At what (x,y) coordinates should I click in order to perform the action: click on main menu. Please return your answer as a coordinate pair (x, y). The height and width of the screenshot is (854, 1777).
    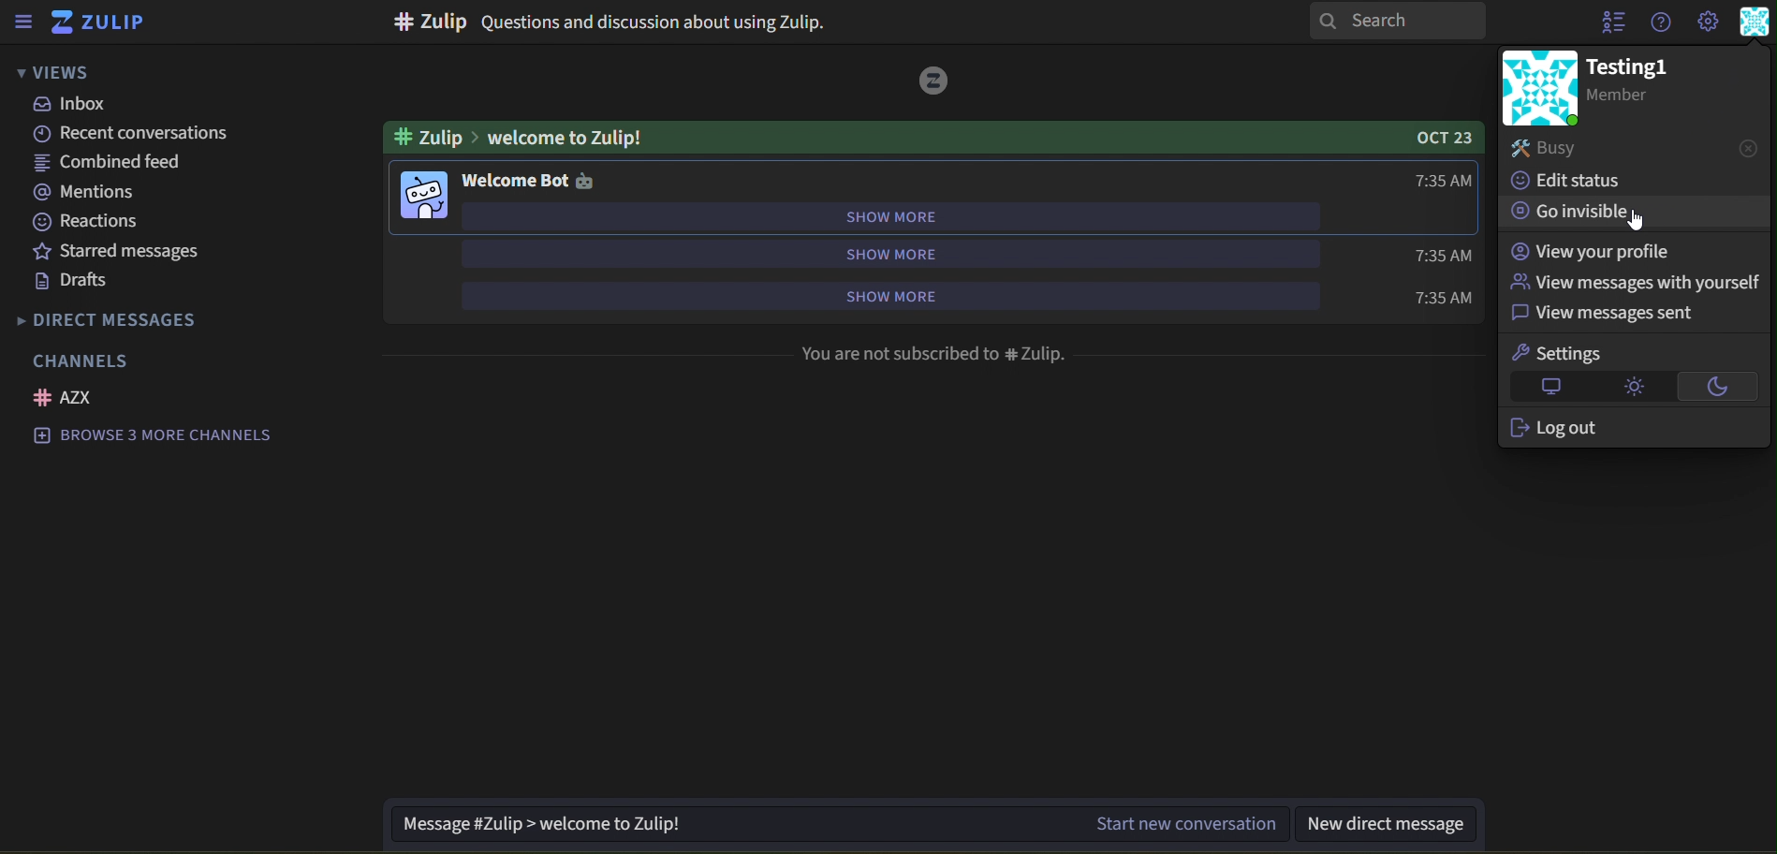
    Looking at the image, I should click on (1708, 22).